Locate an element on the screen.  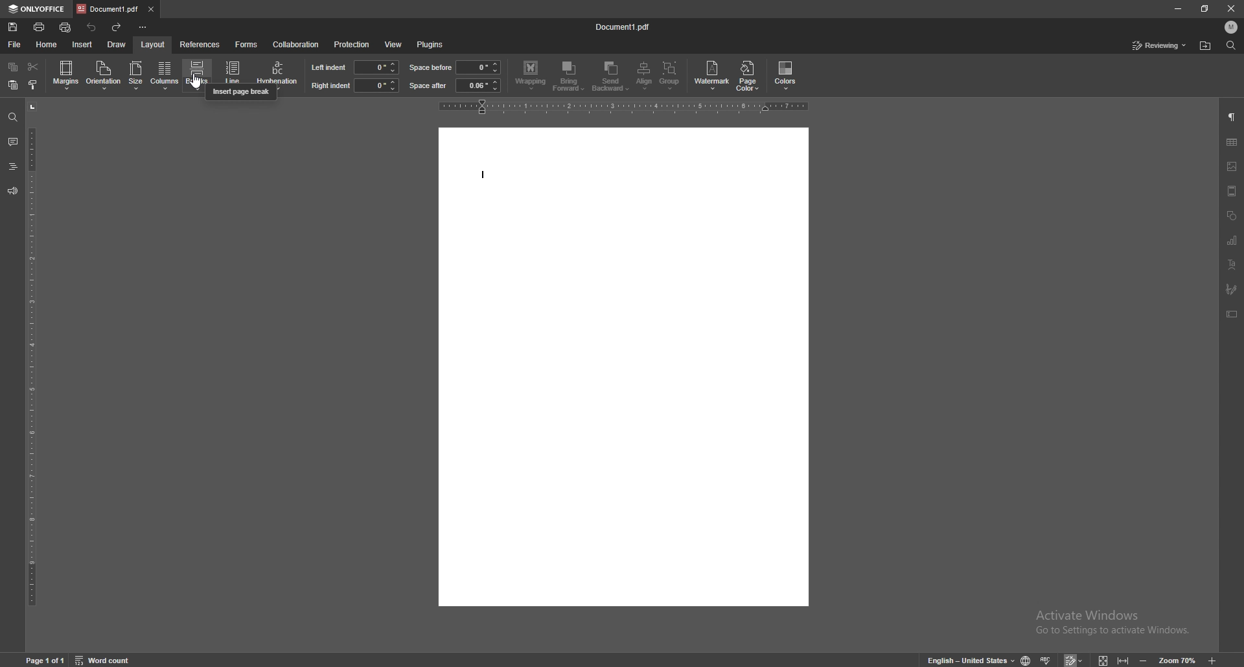
feedback is located at coordinates (13, 191).